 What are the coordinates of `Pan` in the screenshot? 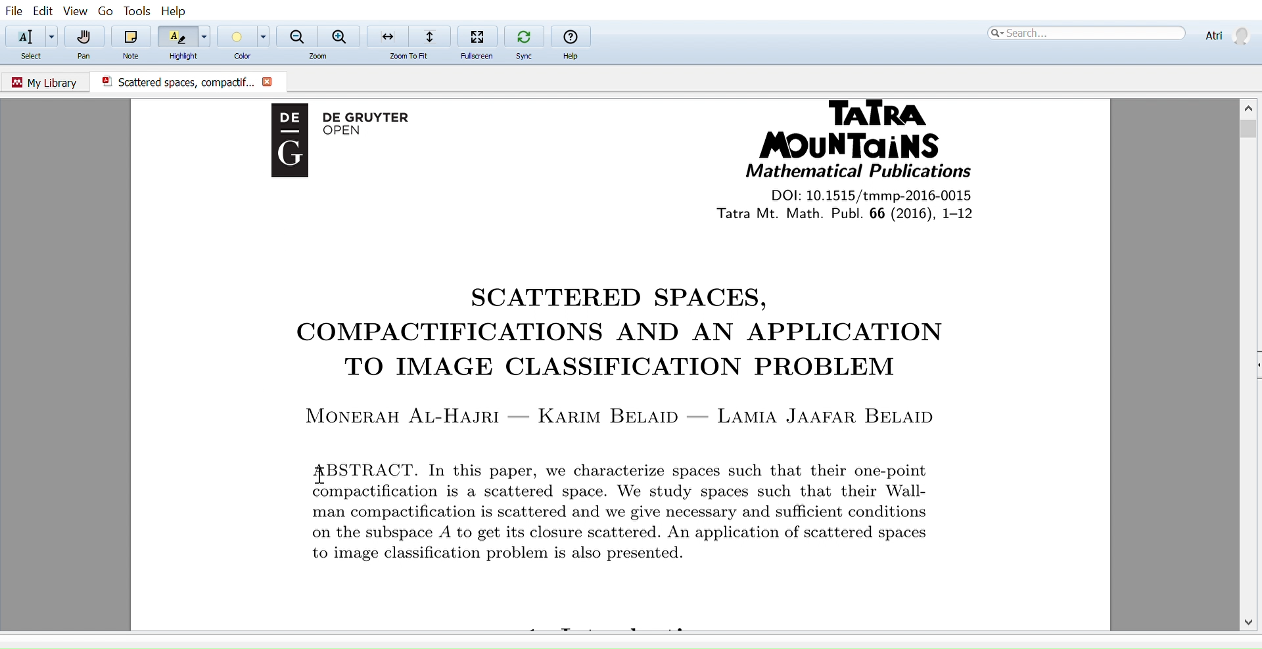 It's located at (86, 37).